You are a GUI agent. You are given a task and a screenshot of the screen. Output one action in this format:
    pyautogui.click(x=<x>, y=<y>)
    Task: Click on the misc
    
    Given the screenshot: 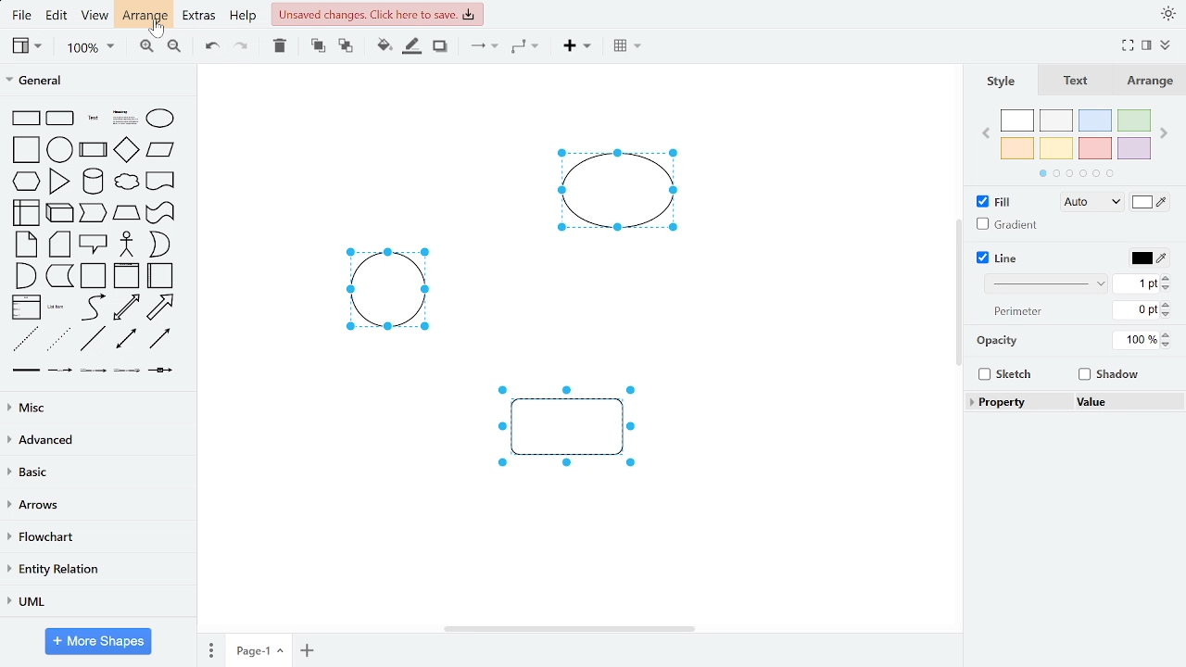 What is the action you would take?
    pyautogui.click(x=95, y=408)
    